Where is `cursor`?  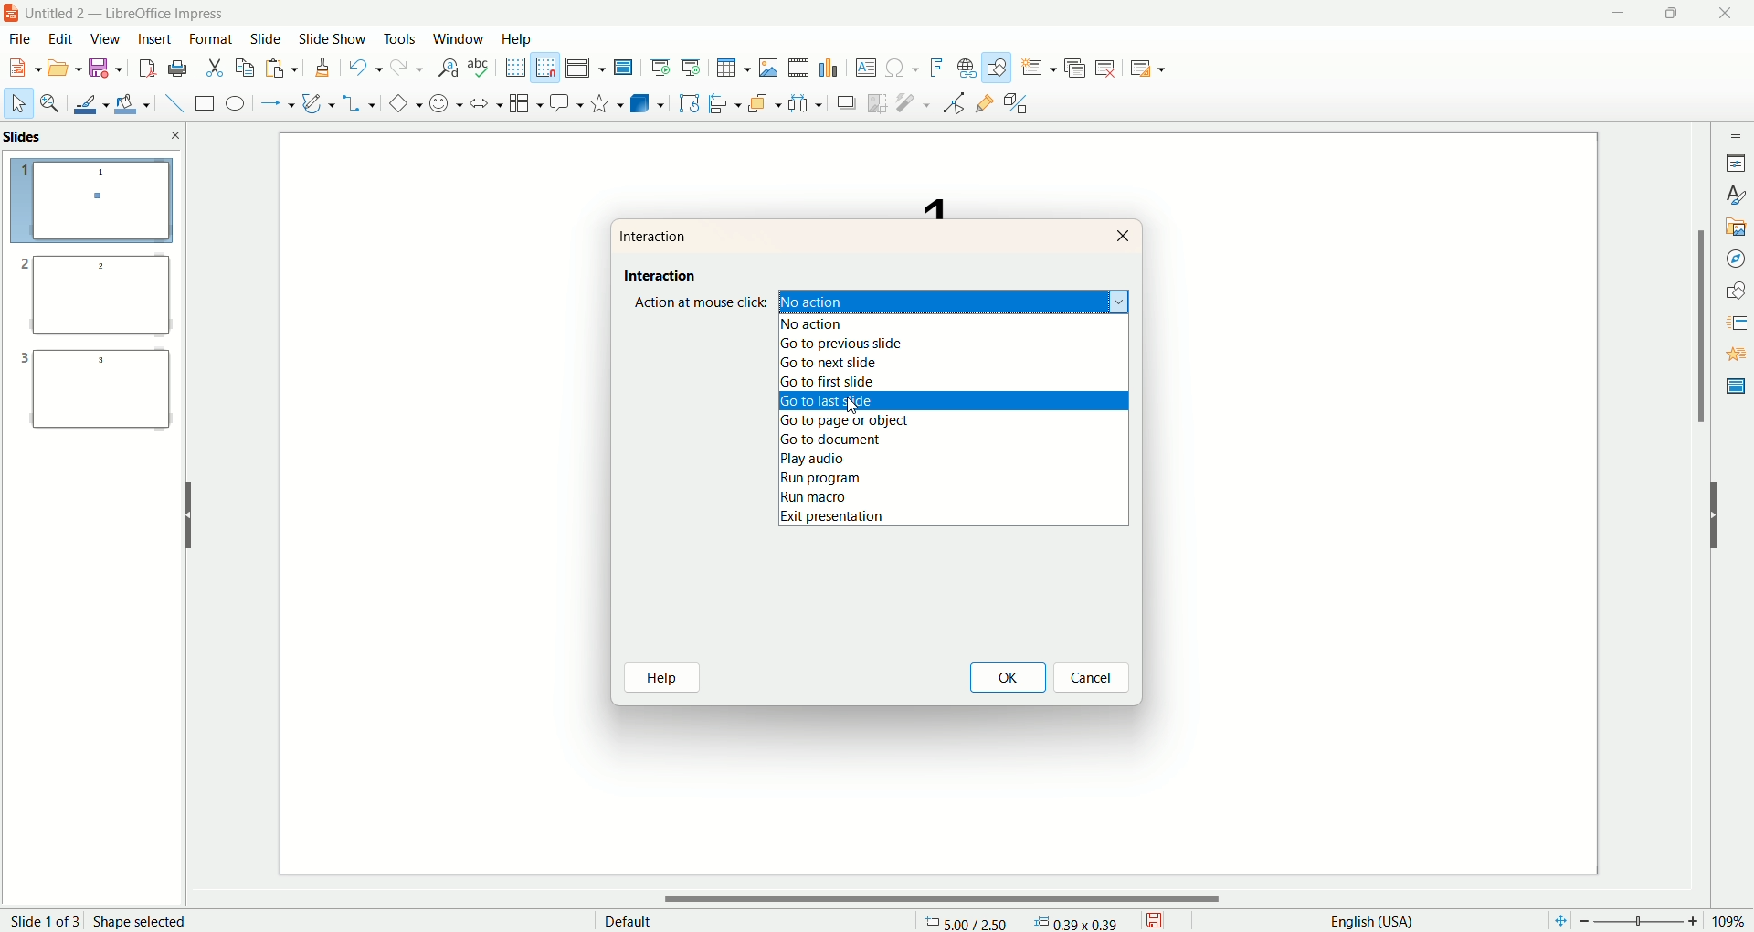 cursor is located at coordinates (856, 409).